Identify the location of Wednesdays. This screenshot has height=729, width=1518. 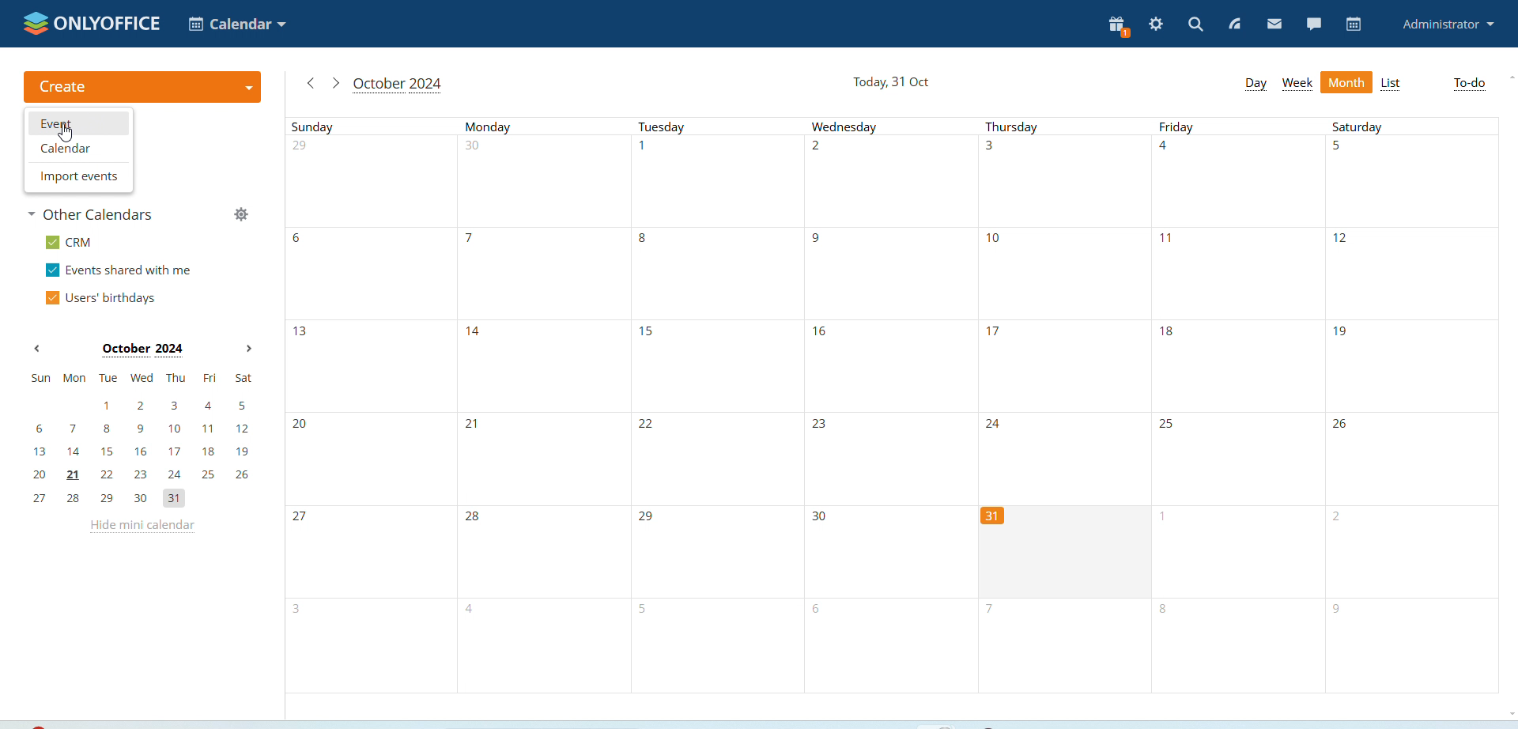
(889, 406).